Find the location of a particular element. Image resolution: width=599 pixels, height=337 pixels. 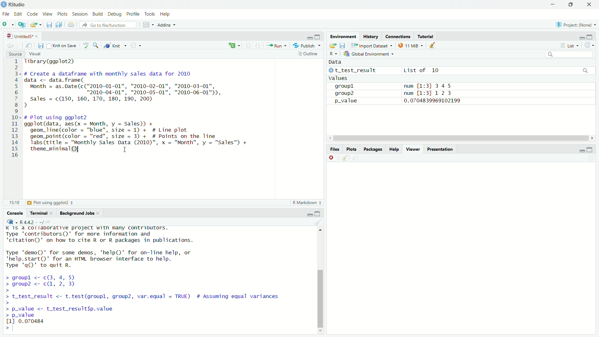

minimise is located at coordinates (591, 149).